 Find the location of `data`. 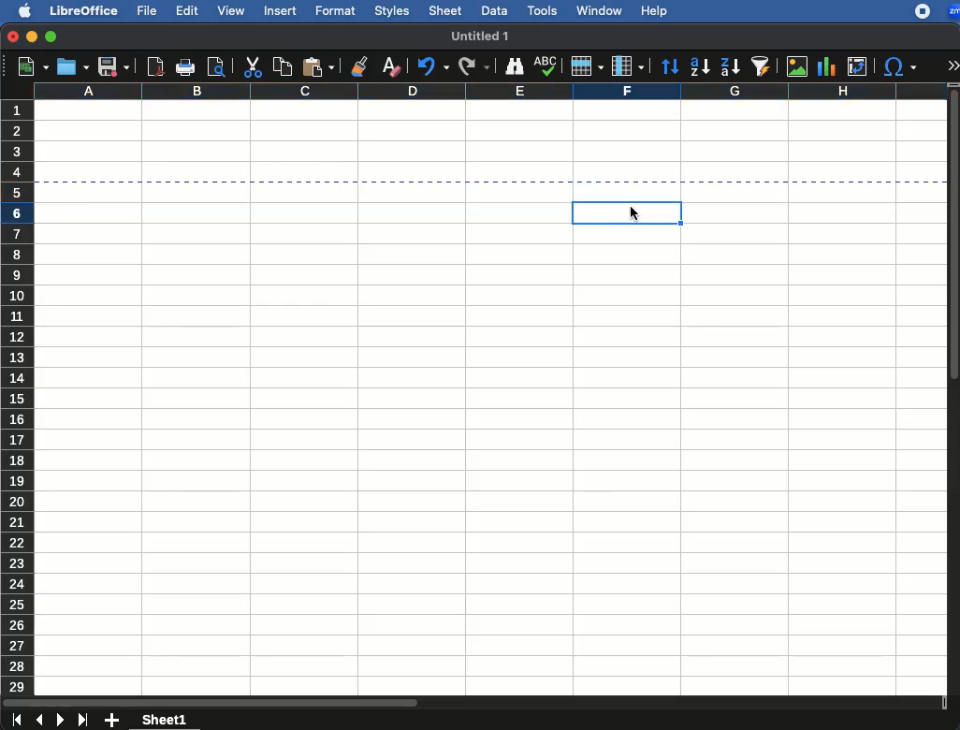

data is located at coordinates (494, 10).